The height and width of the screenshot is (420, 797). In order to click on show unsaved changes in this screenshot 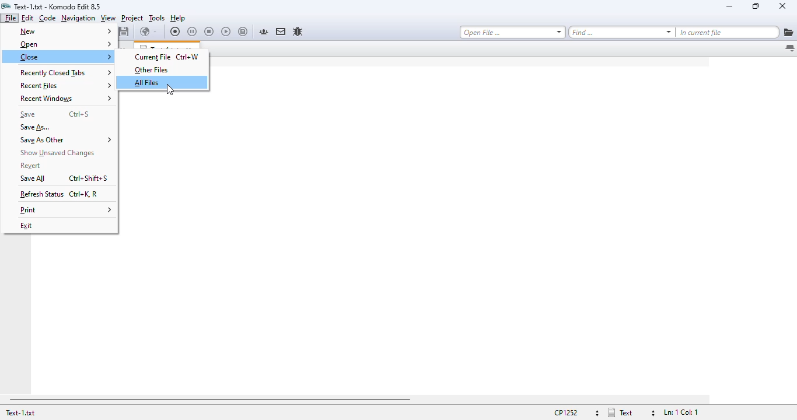, I will do `click(59, 153)`.